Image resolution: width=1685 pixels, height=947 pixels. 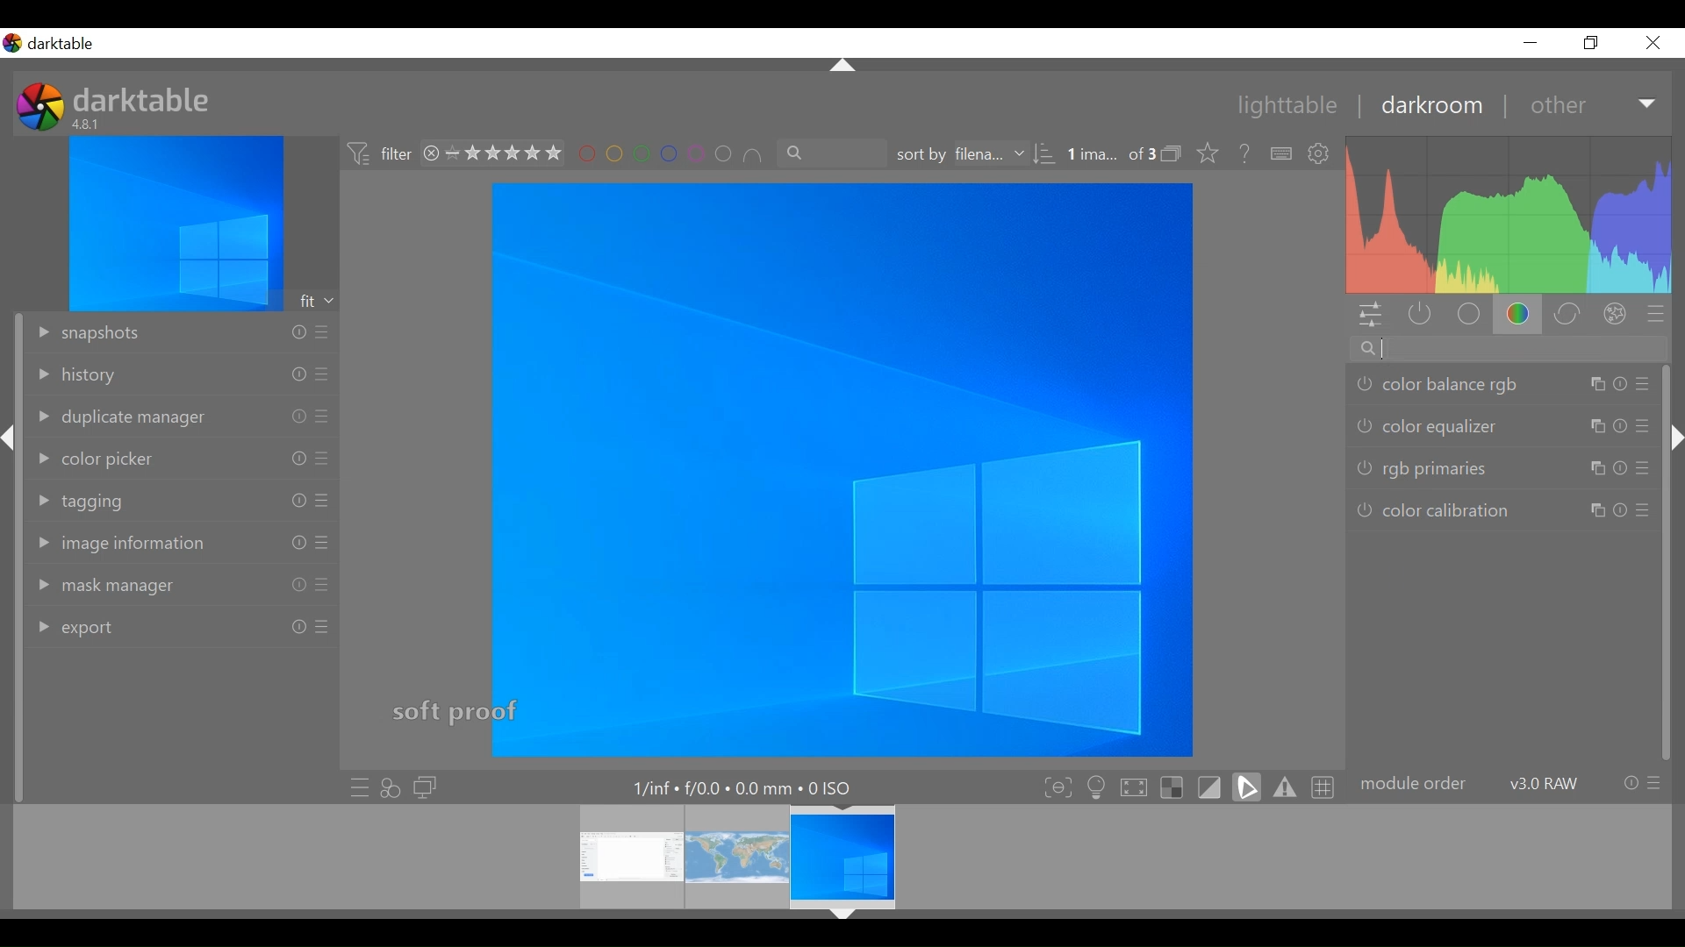 I want to click on toggle gamut checking, so click(x=1284, y=787).